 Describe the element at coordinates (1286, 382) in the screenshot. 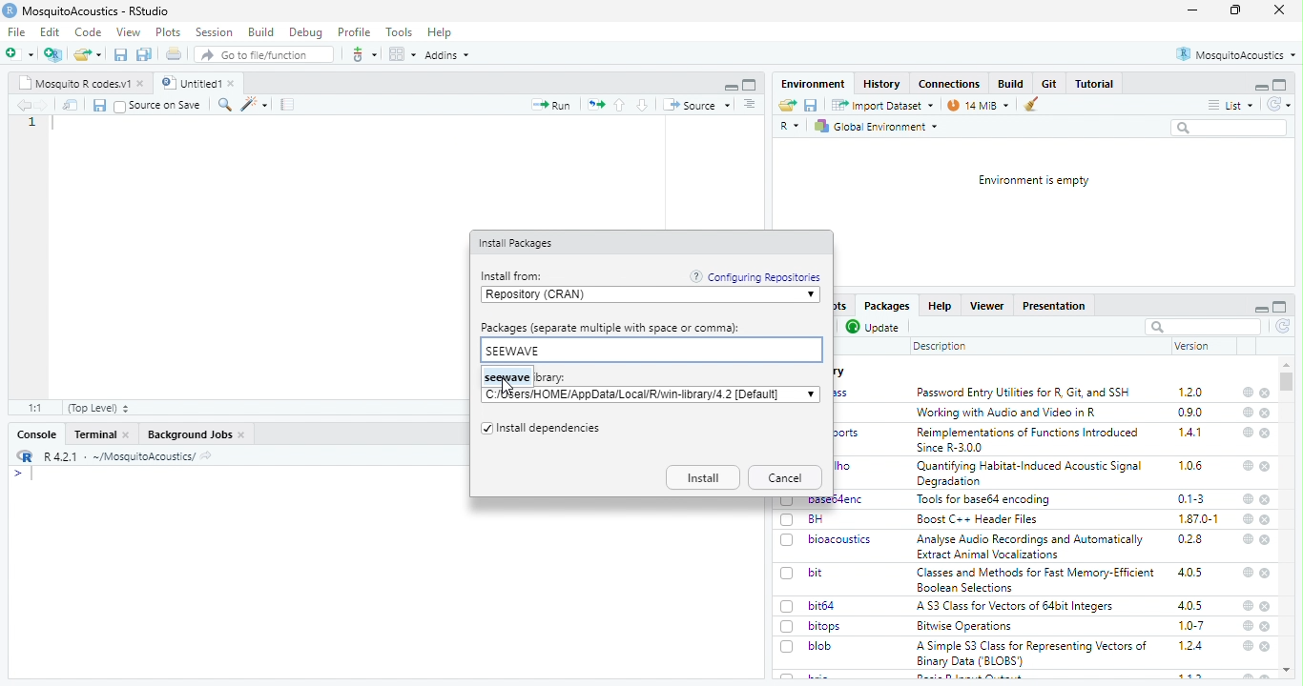

I see `scroll bar` at that location.